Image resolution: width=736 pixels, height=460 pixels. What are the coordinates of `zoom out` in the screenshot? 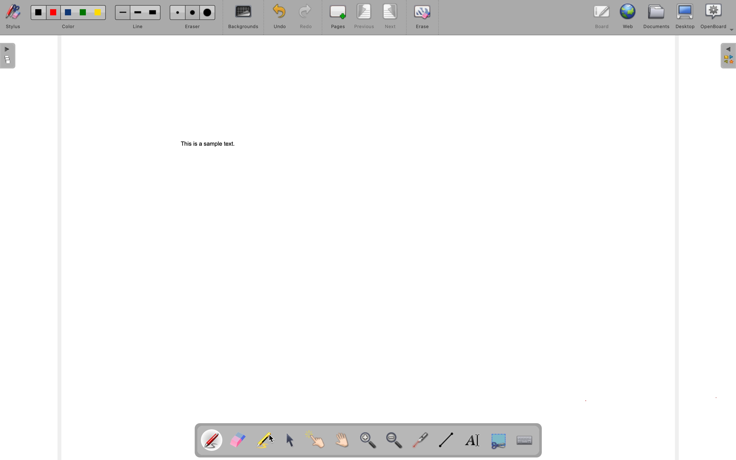 It's located at (395, 441).